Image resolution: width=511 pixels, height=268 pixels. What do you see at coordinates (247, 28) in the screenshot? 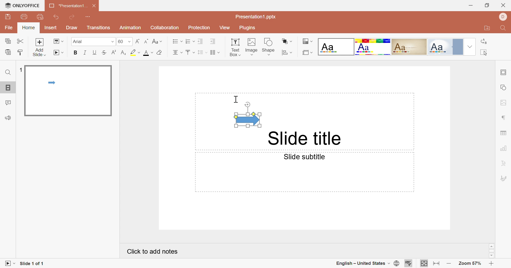
I see `Plugins` at bounding box center [247, 28].